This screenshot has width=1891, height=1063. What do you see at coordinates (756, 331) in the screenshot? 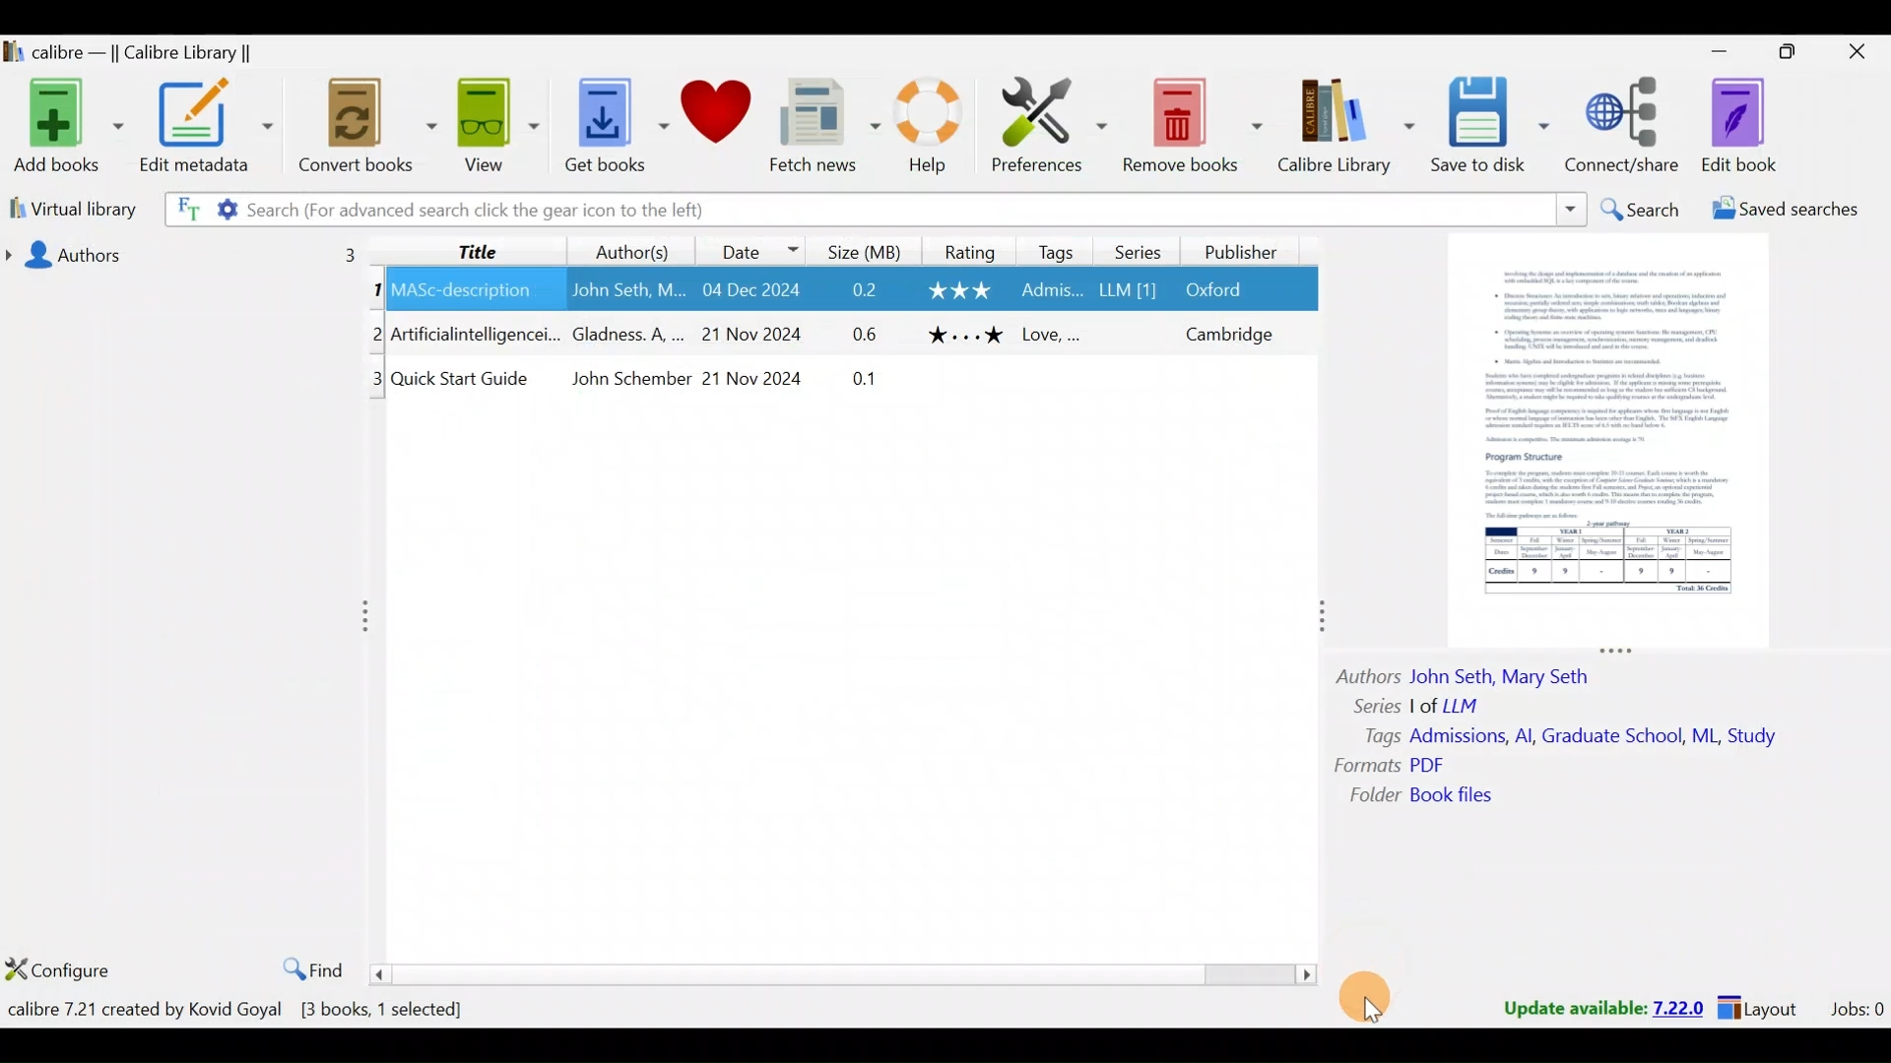
I see `` at bounding box center [756, 331].